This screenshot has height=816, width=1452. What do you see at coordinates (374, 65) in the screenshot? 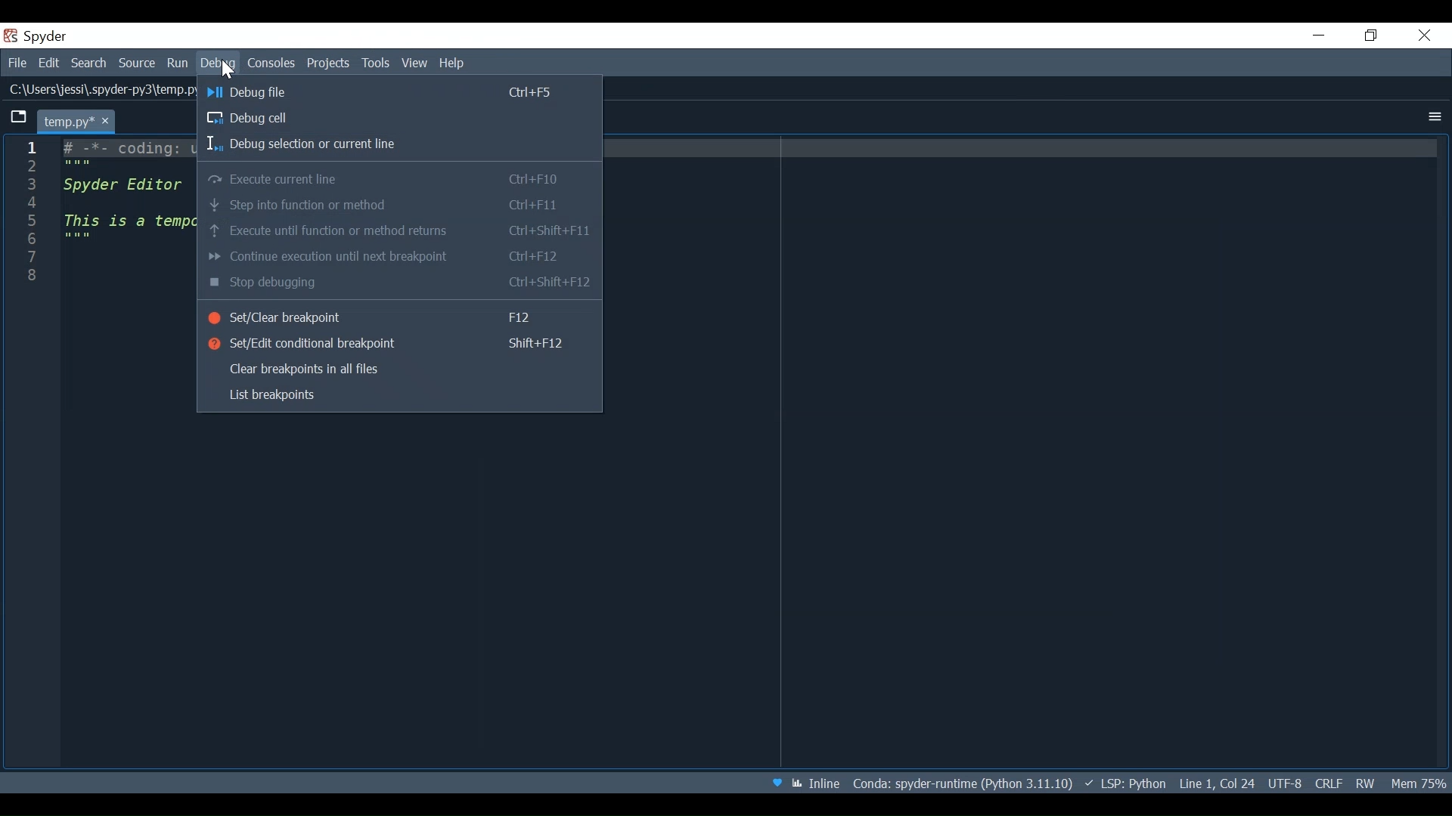
I see `Tools` at bounding box center [374, 65].